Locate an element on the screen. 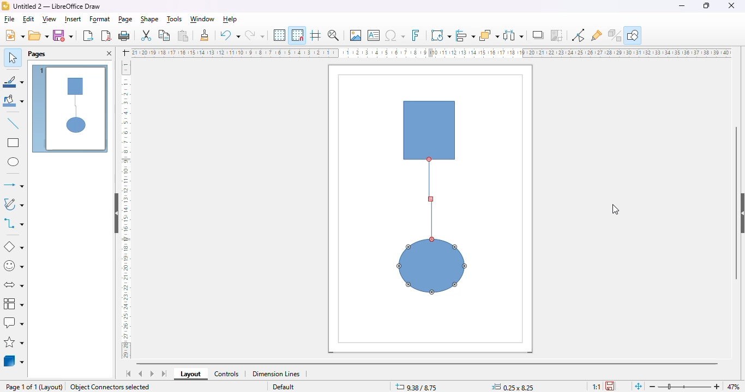 The width and height of the screenshot is (745, 392). dimension lines is located at coordinates (276, 373).